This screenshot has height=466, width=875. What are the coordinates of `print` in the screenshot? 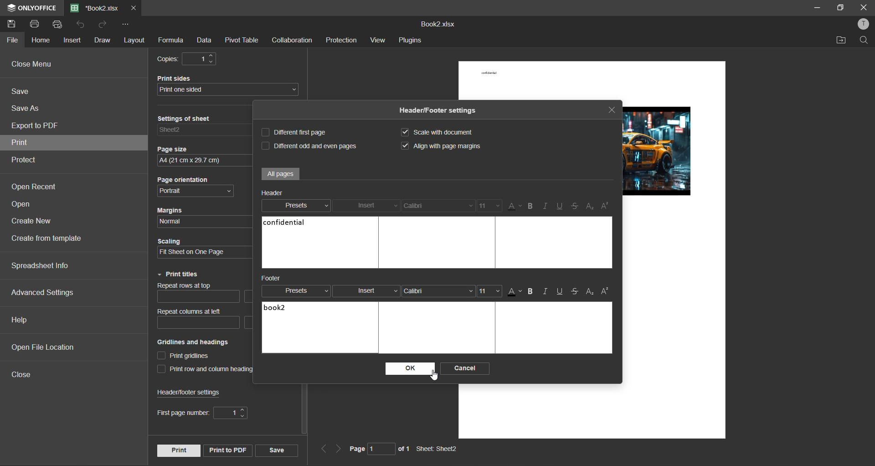 It's located at (178, 450).